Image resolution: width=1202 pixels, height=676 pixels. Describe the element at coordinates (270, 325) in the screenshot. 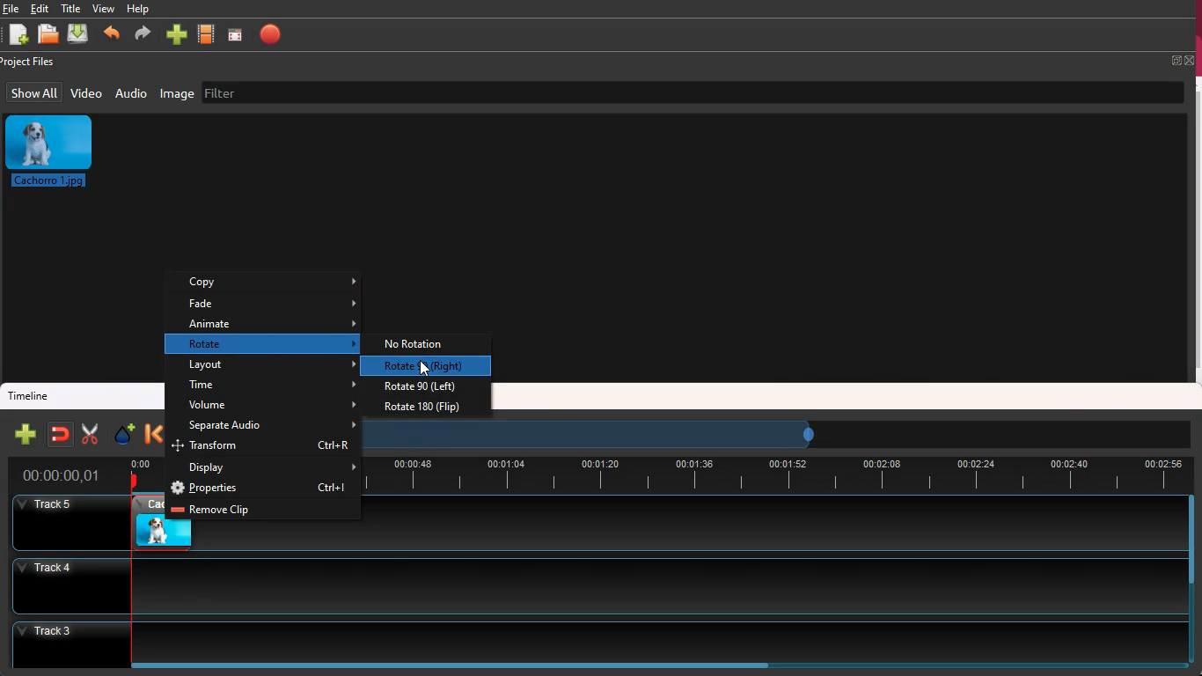

I see `animate` at that location.